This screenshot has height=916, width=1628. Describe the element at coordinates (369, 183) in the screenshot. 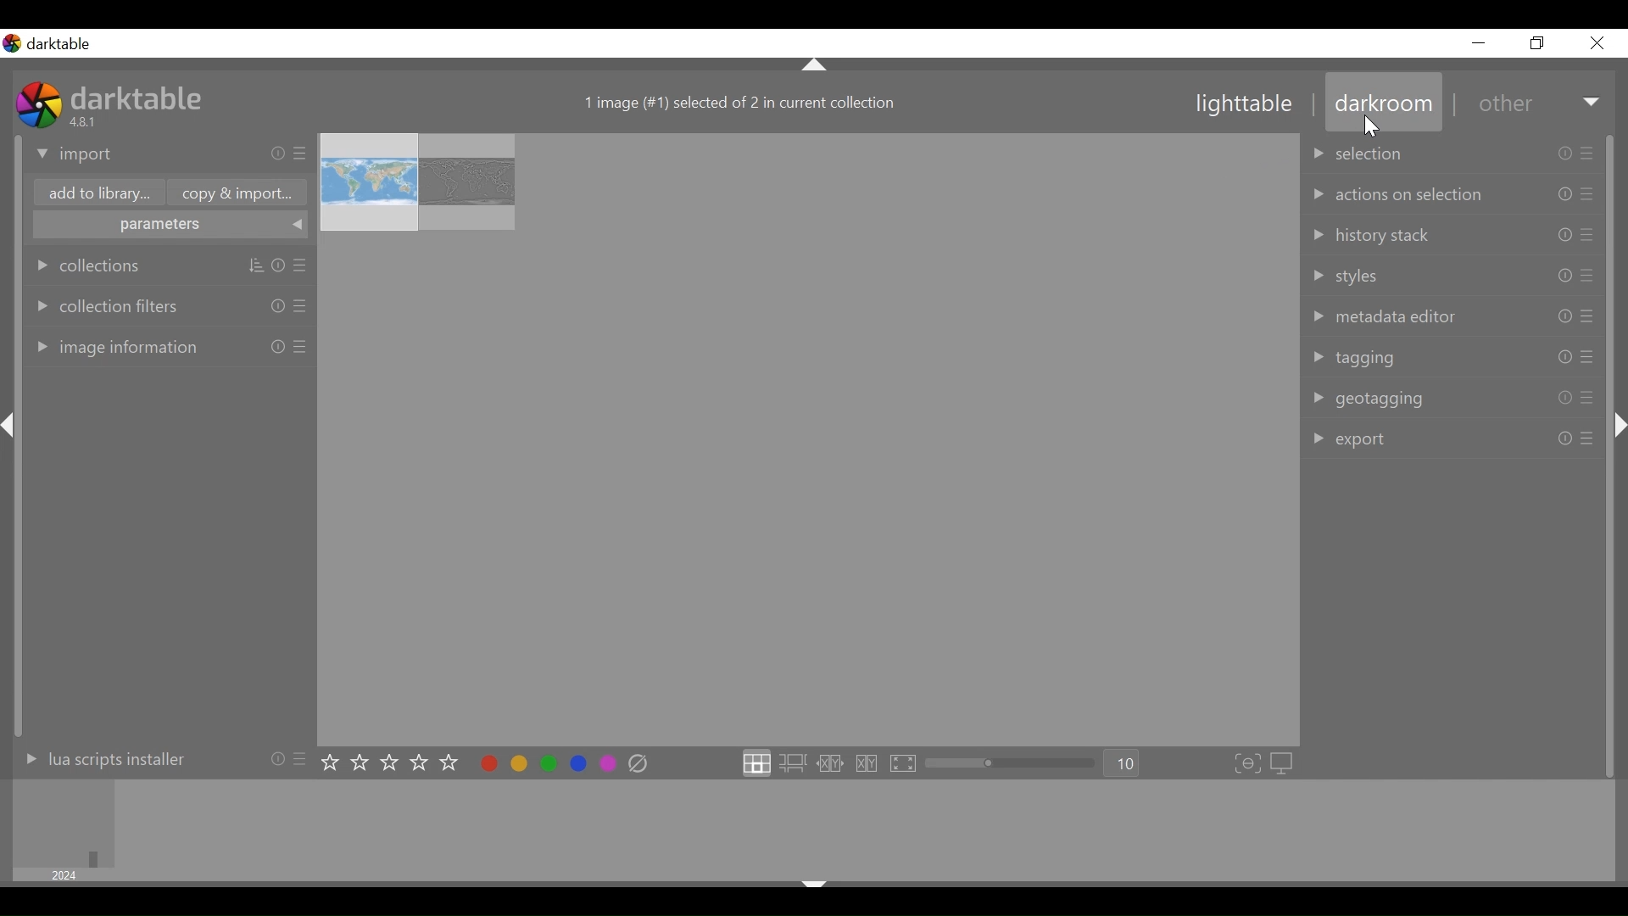

I see `image 1` at that location.